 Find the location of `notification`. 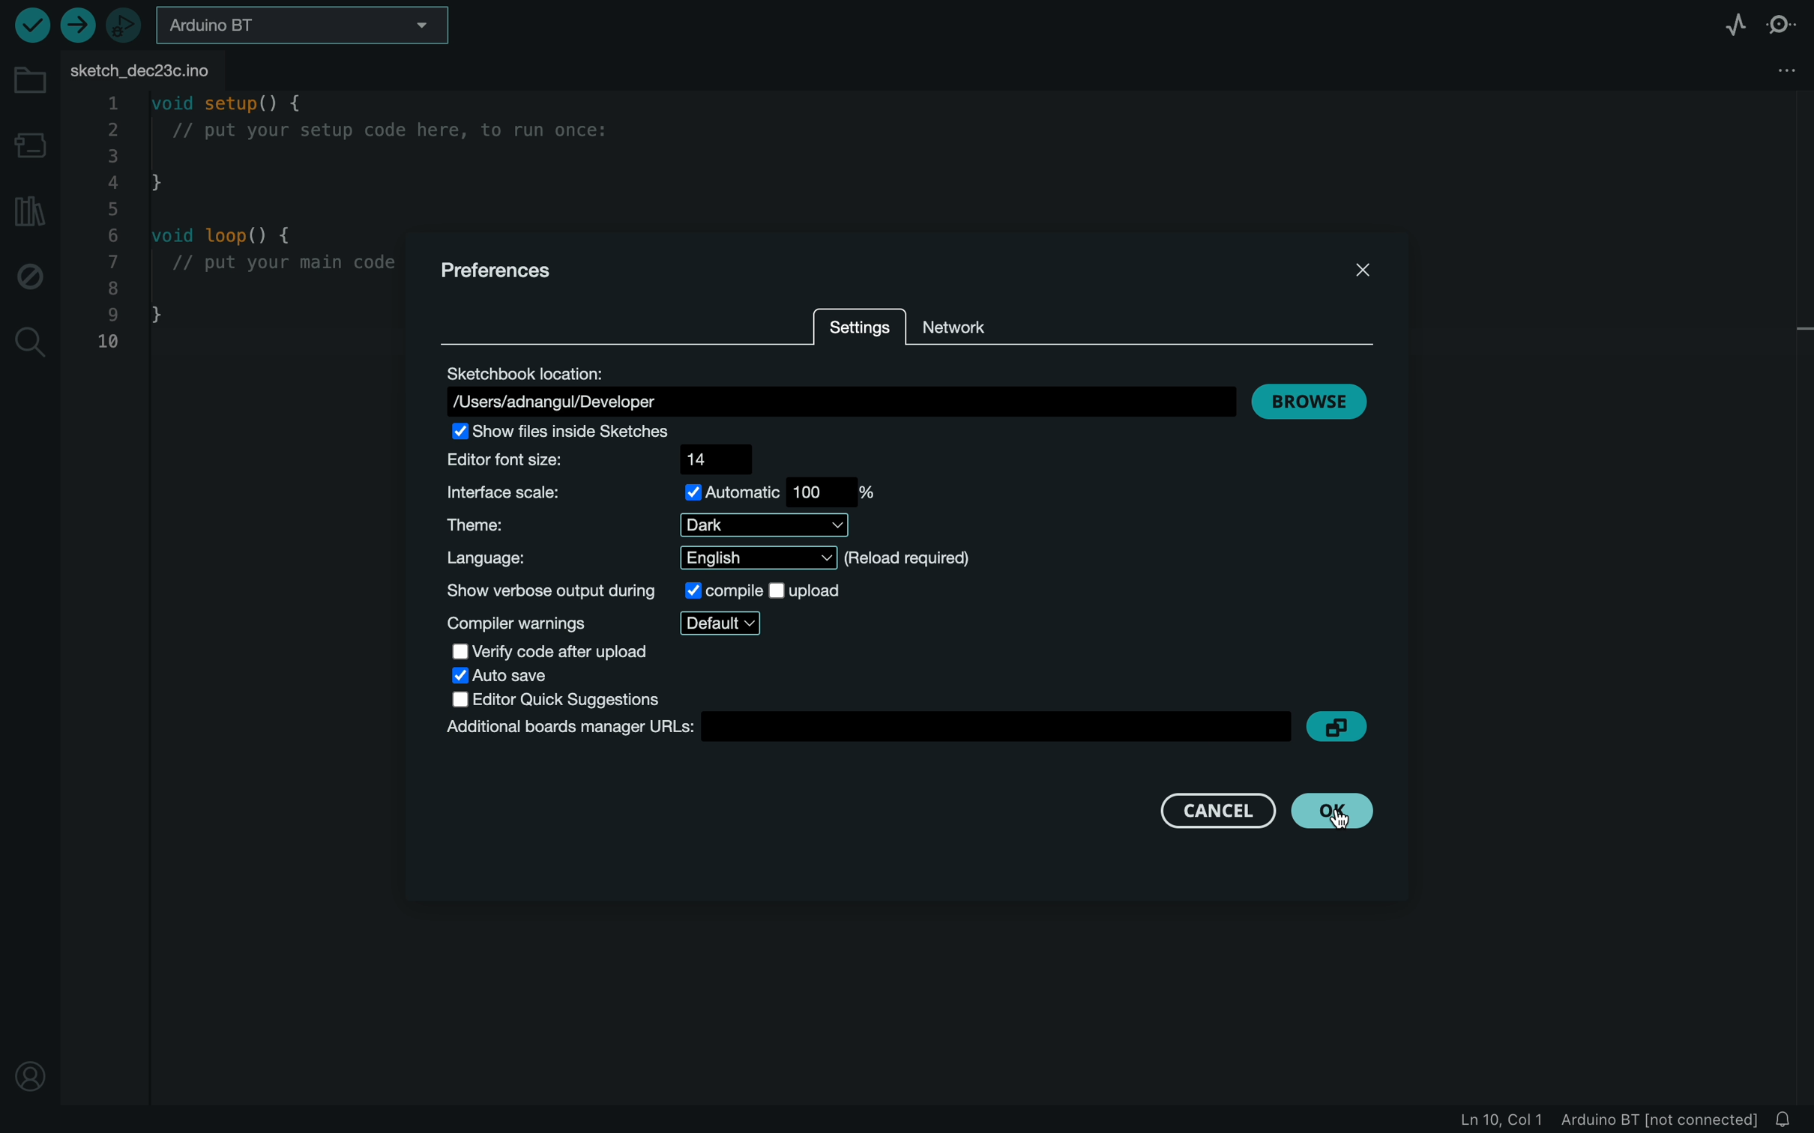

notification is located at coordinates (1787, 1120).